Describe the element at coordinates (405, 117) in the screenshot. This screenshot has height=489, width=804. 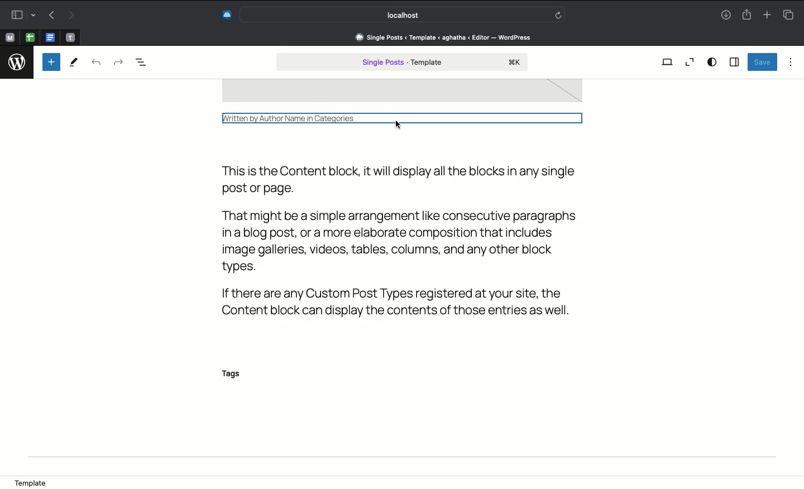
I see `Written by author name in categories` at that location.